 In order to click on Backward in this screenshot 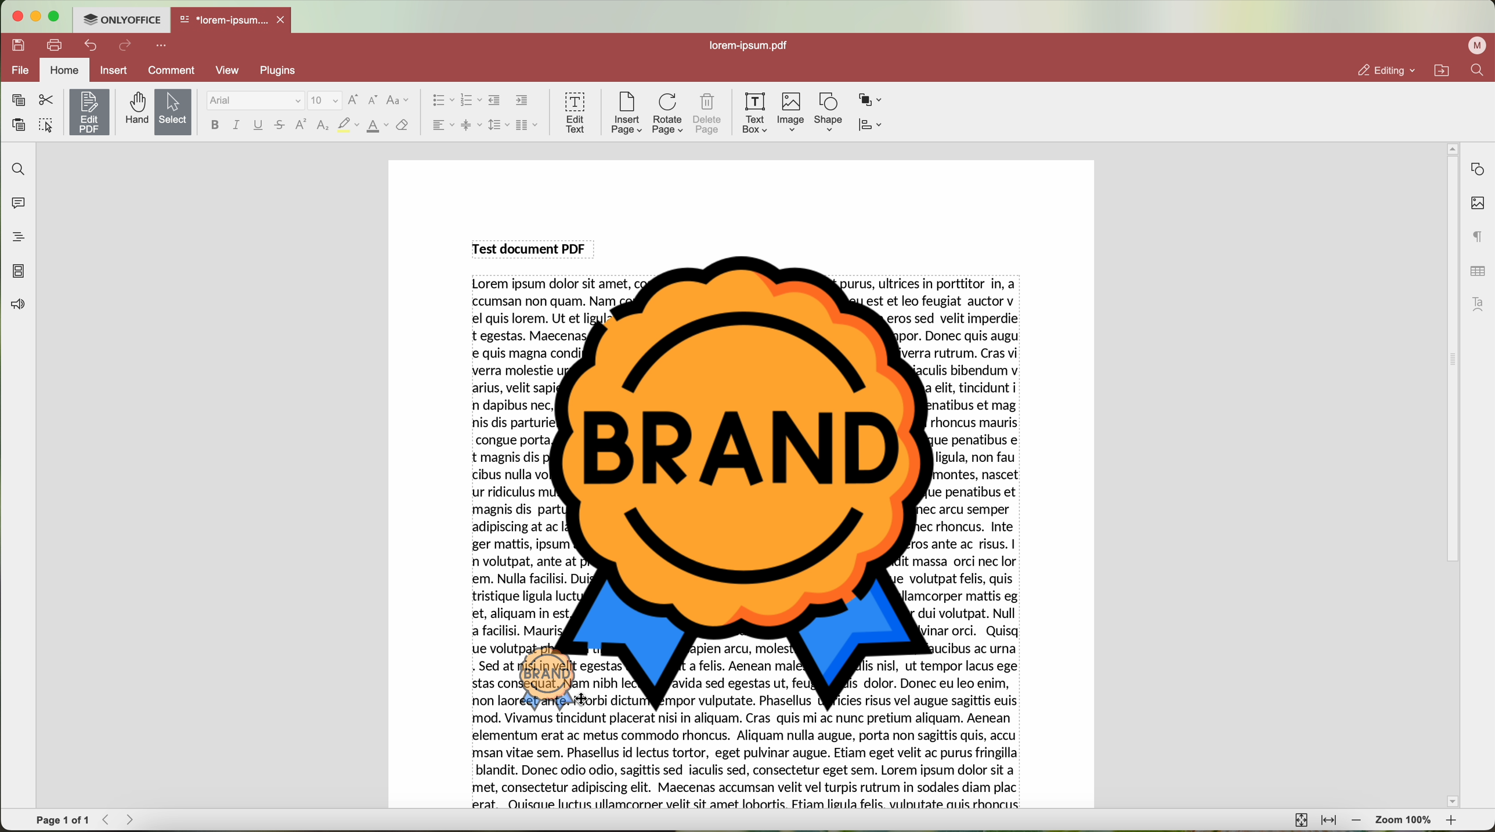, I will do `click(110, 819)`.